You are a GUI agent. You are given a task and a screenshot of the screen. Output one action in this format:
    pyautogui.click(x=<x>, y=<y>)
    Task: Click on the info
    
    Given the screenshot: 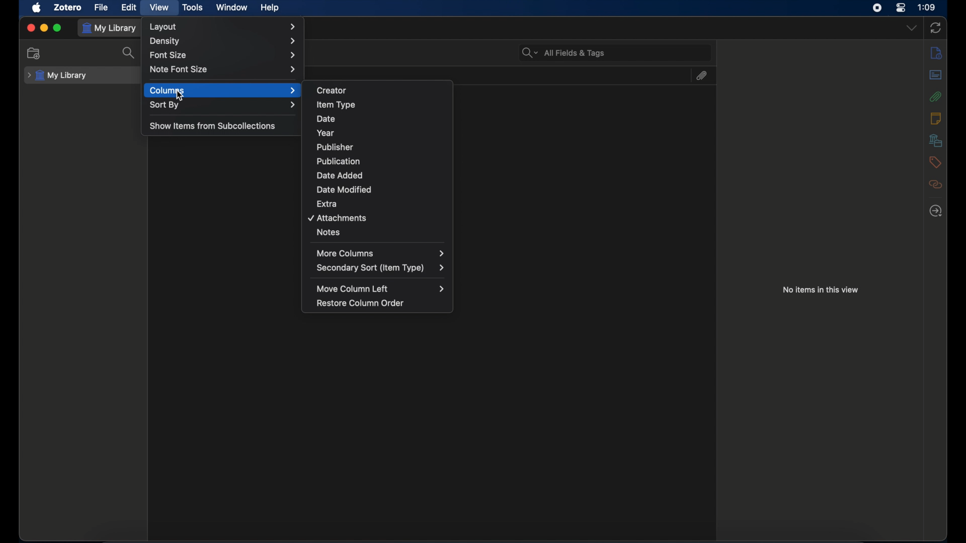 What is the action you would take?
    pyautogui.click(x=937, y=53)
    